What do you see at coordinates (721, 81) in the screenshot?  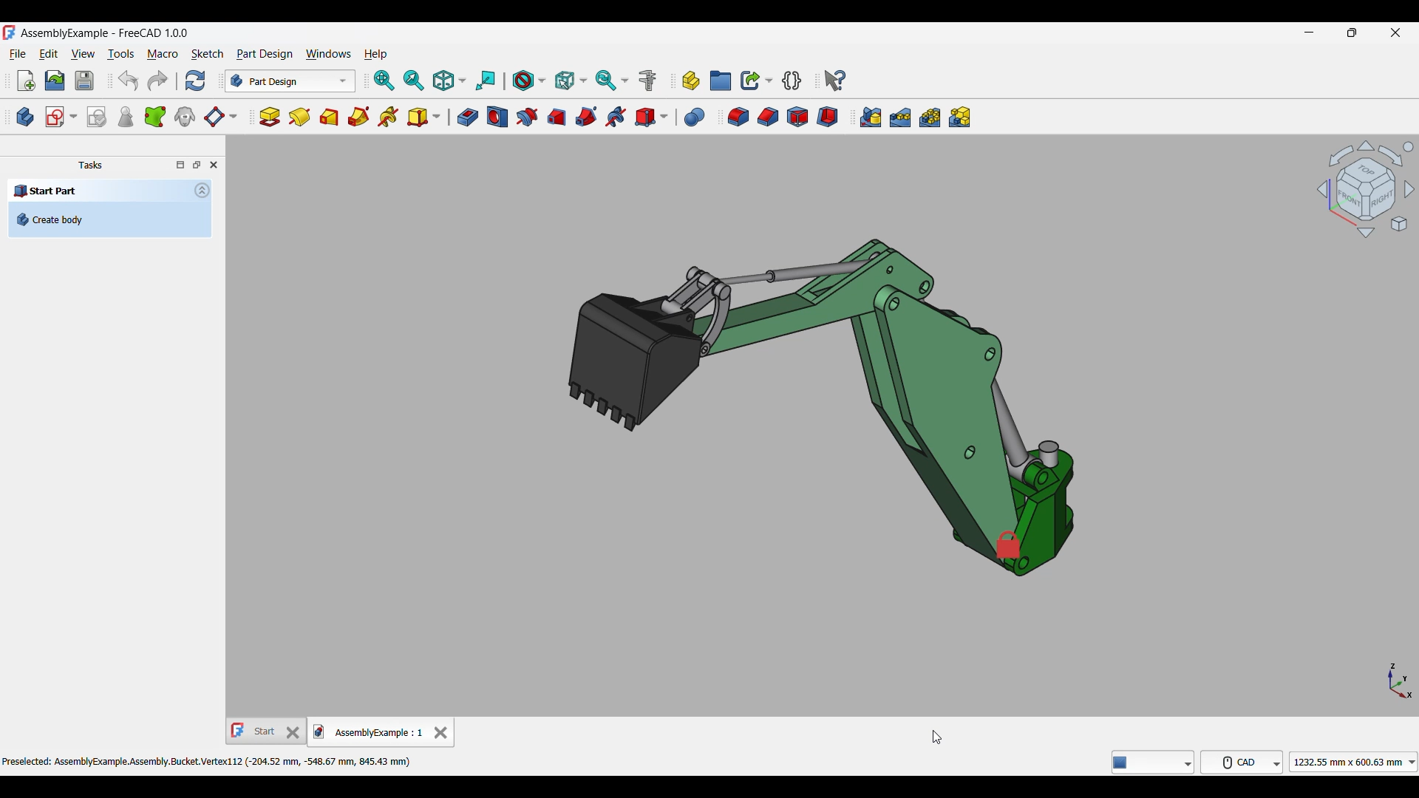 I see `Create group` at bounding box center [721, 81].